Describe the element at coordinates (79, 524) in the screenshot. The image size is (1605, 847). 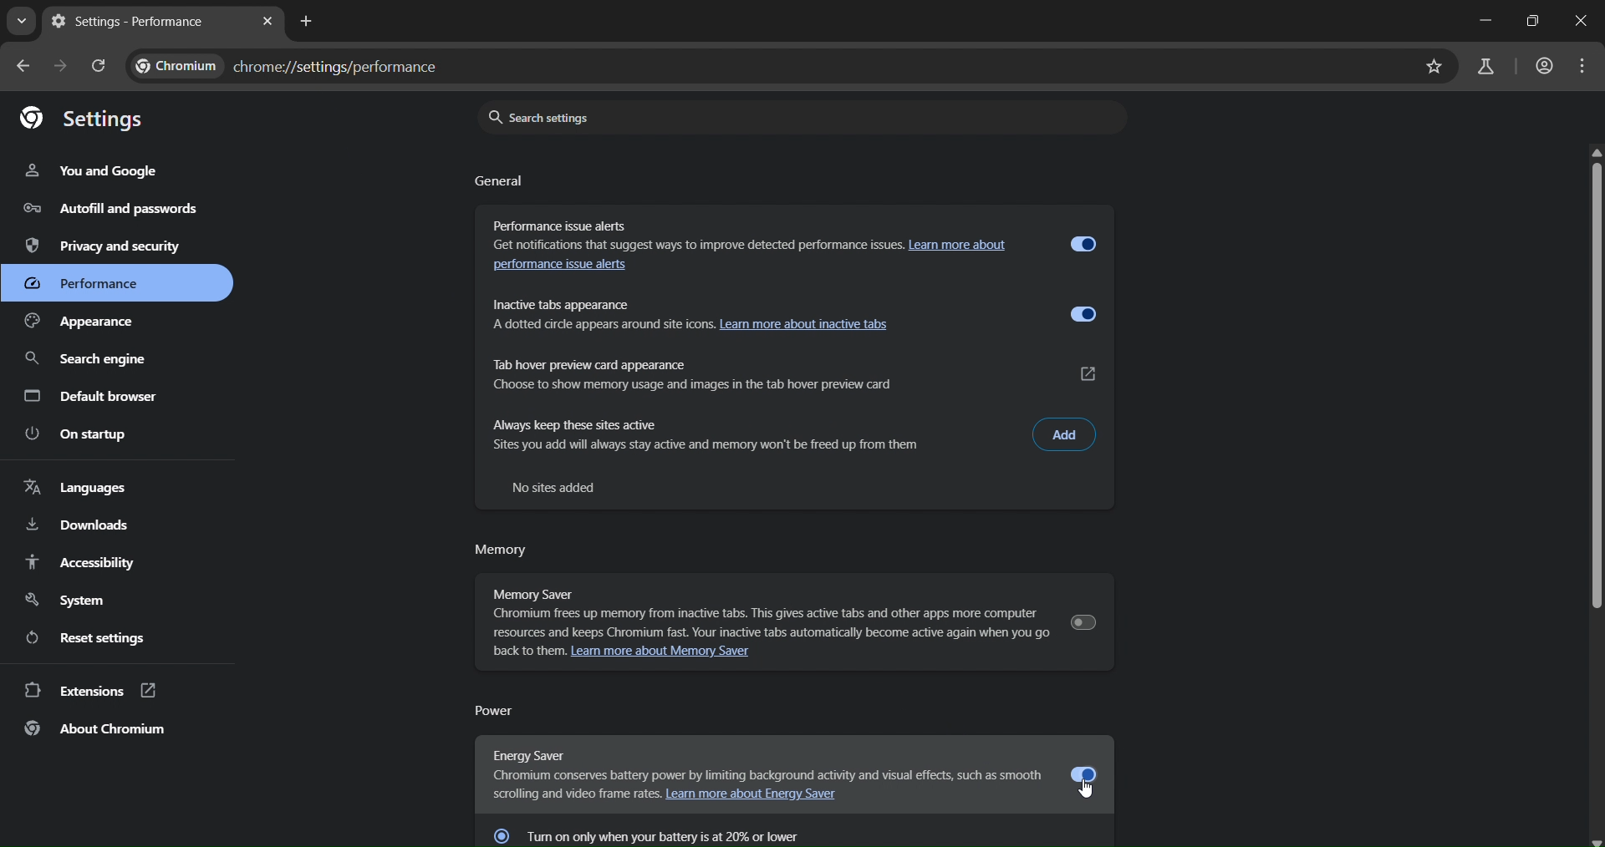
I see `downloads` at that location.